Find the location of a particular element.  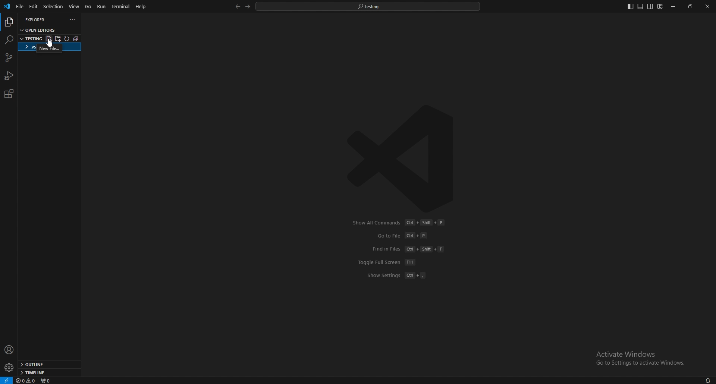

go is located at coordinates (88, 7).